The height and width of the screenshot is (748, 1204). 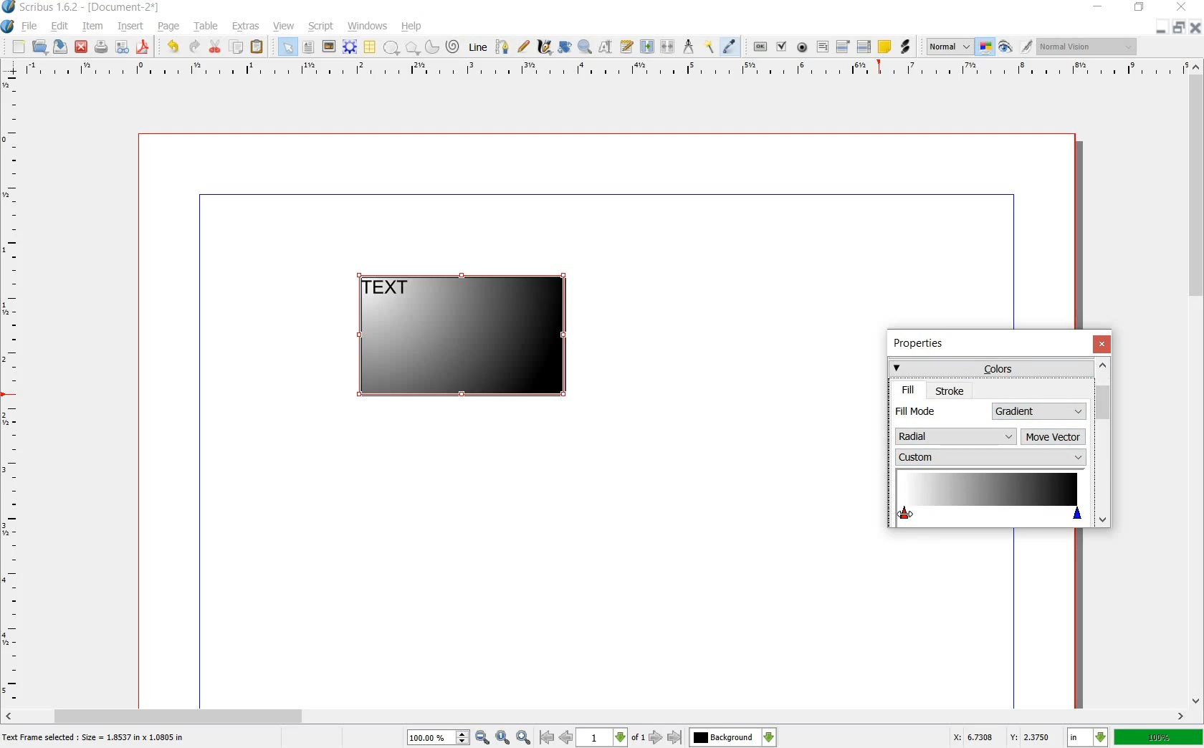 What do you see at coordinates (410, 47) in the screenshot?
I see `polygon` at bounding box center [410, 47].